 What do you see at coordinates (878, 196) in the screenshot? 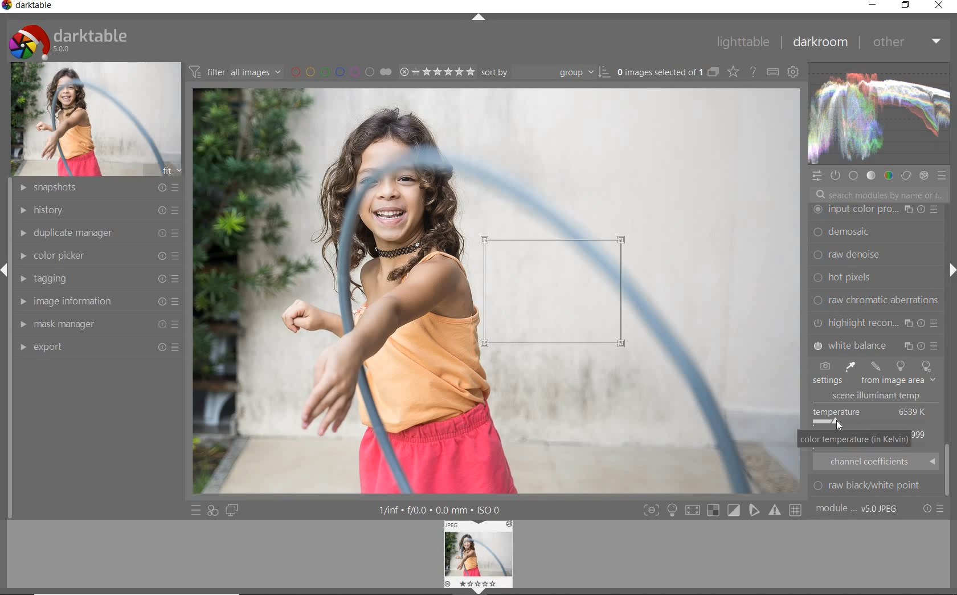
I see `search modules` at bounding box center [878, 196].